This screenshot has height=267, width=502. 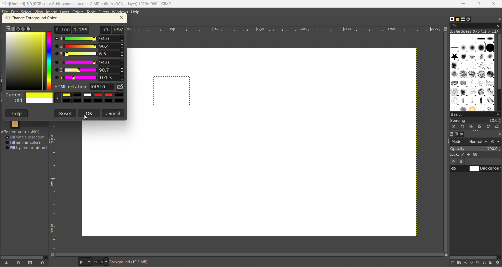 What do you see at coordinates (64, 99) in the screenshot?
I see `current and old colors` at bounding box center [64, 99].